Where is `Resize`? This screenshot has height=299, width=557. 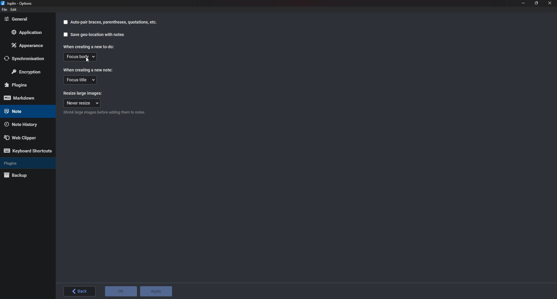 Resize is located at coordinates (536, 3).